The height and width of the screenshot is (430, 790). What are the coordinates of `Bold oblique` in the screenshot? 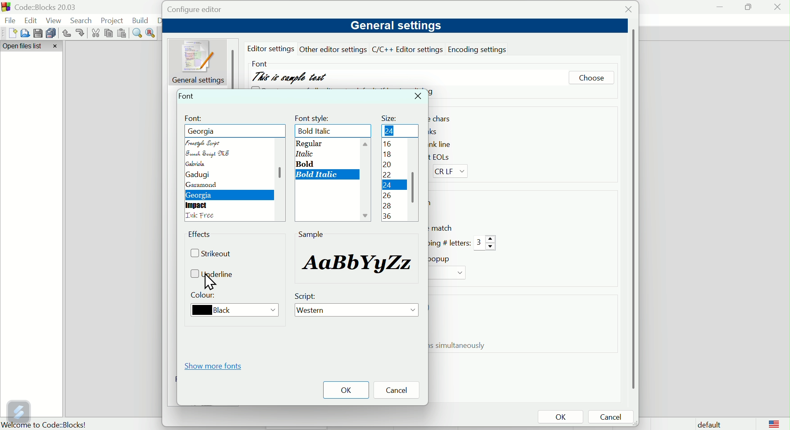 It's located at (319, 175).